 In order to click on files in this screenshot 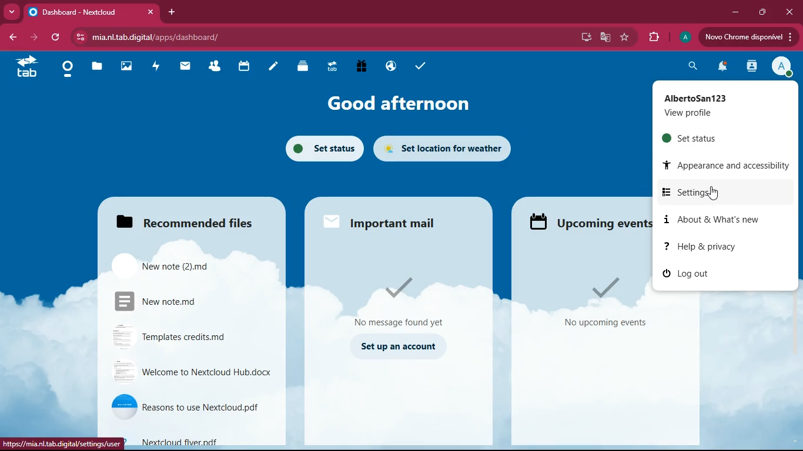, I will do `click(96, 68)`.